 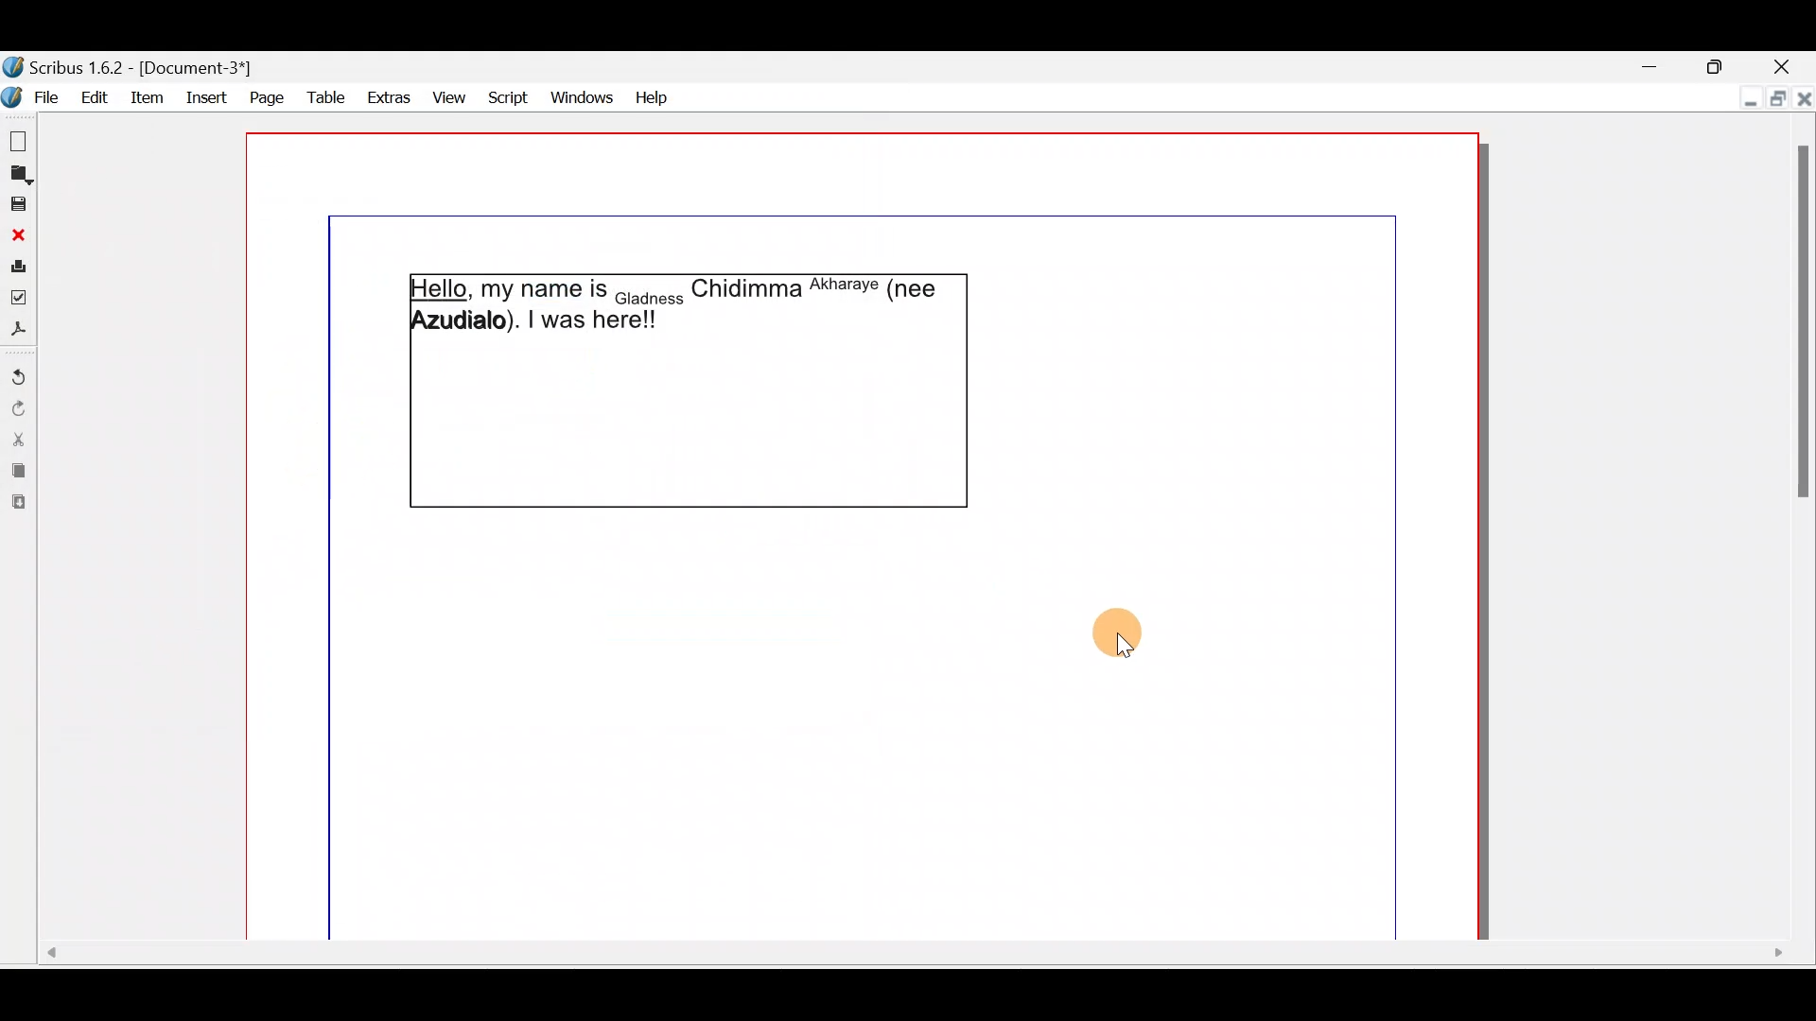 What do you see at coordinates (17, 331) in the screenshot?
I see `Save as PDF` at bounding box center [17, 331].